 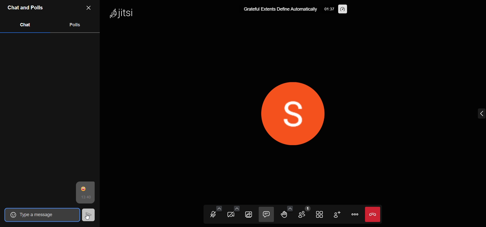 What do you see at coordinates (233, 215) in the screenshot?
I see `video` at bounding box center [233, 215].